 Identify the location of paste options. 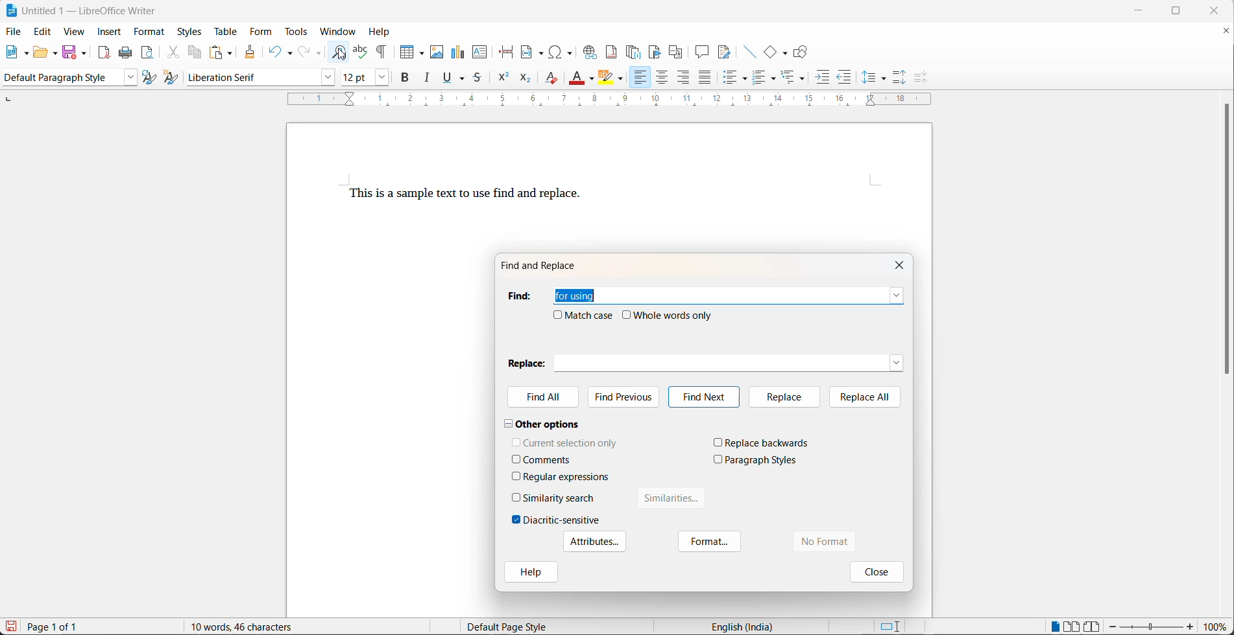
(231, 52).